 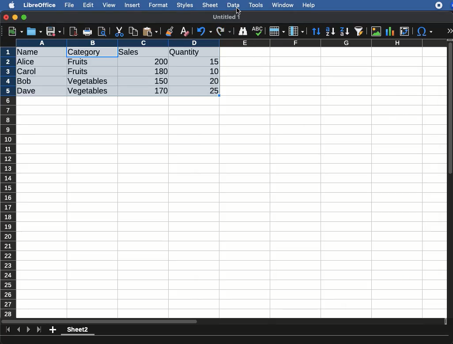 I want to click on first sheet, so click(x=9, y=330).